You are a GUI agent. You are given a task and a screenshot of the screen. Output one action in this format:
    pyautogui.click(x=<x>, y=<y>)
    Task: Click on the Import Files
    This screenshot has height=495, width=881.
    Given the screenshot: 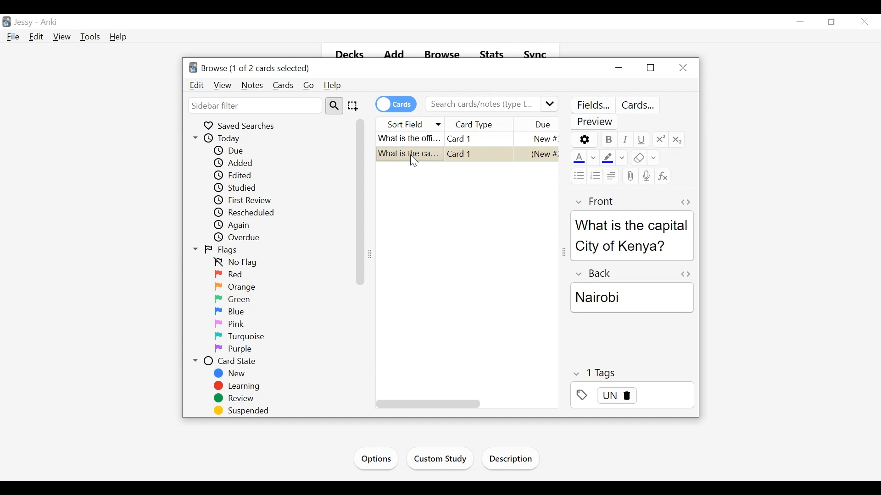 What is the action you would take?
    pyautogui.click(x=513, y=460)
    